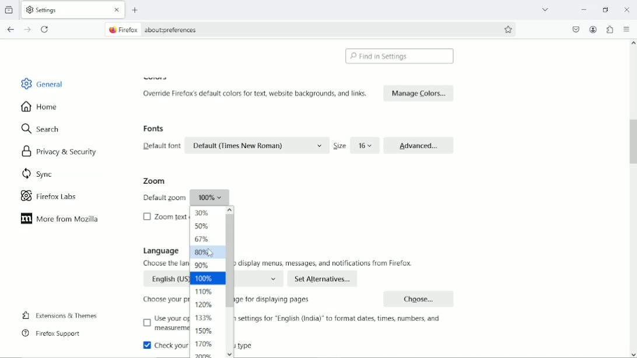  Describe the element at coordinates (629, 140) in the screenshot. I see `vertical scrollbar` at that location.